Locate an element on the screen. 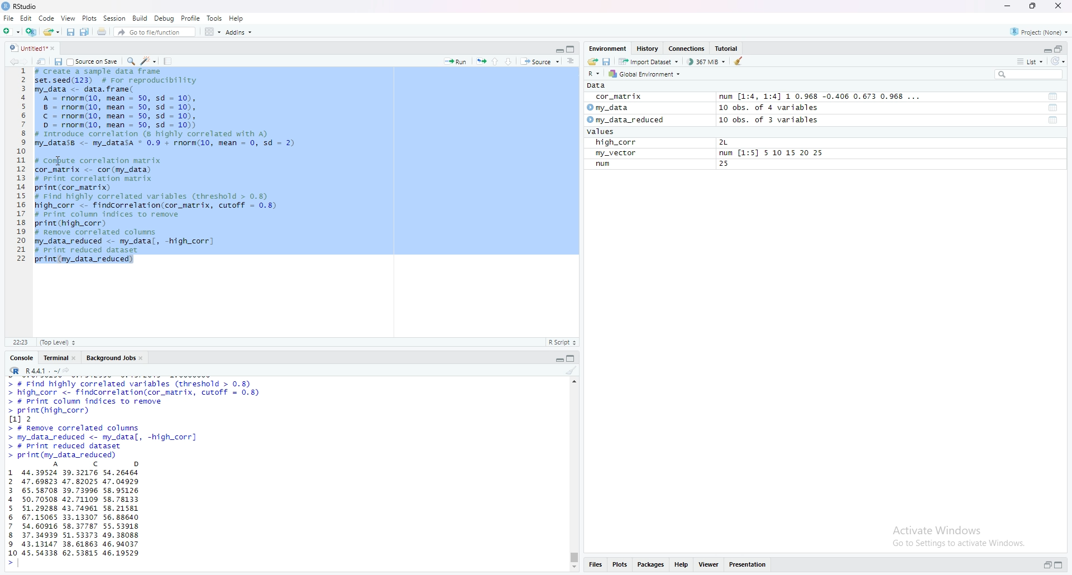 The image size is (1072, 575). open in separate window is located at coordinates (1046, 565).